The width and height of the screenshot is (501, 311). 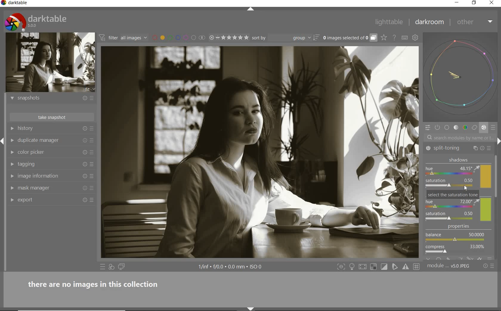 I want to click on reset, so click(x=483, y=148).